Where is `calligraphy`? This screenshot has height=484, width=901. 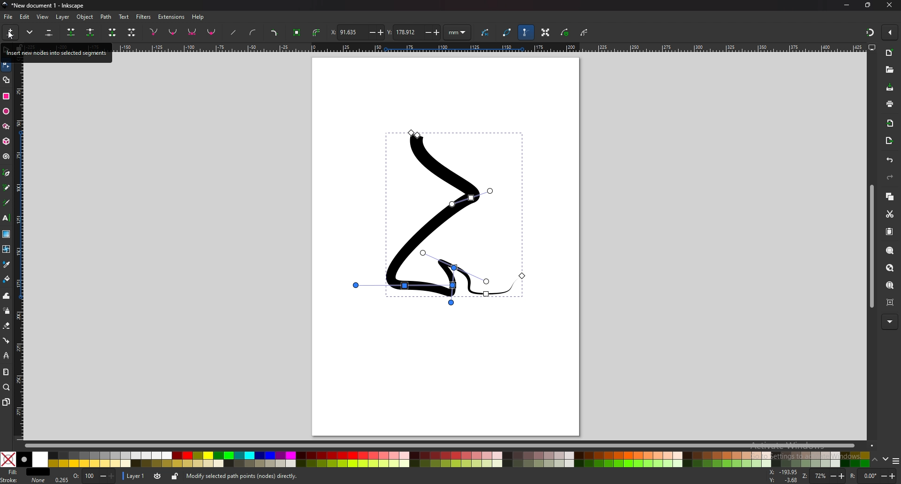
calligraphy is located at coordinates (7, 202).